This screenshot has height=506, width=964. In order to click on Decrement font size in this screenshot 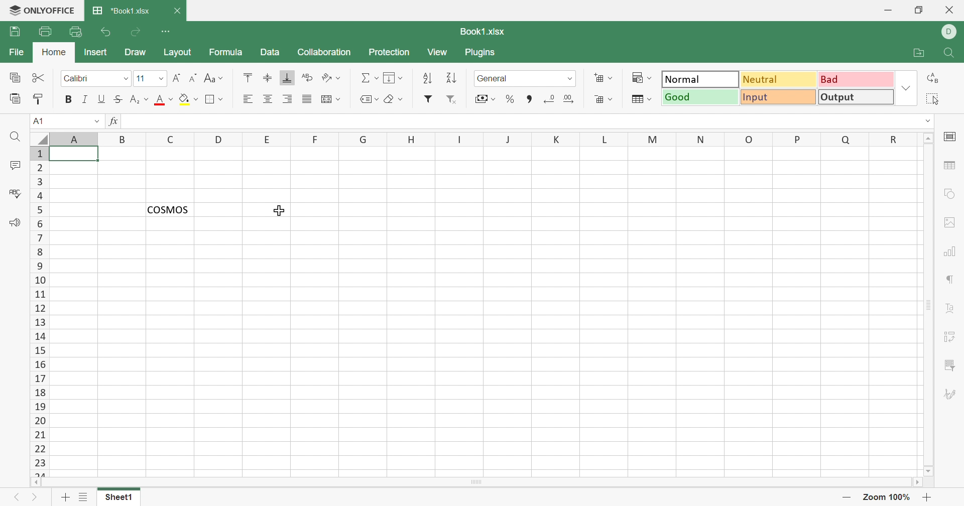, I will do `click(193, 77)`.